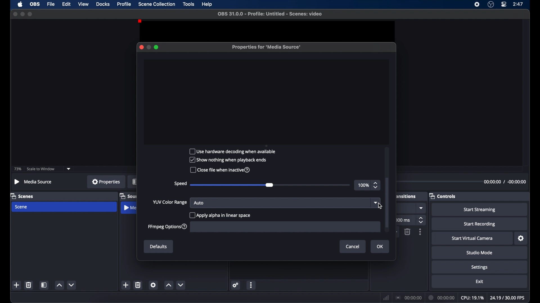  I want to click on scene, so click(22, 207).